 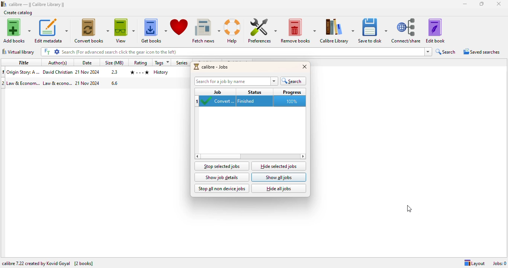 What do you see at coordinates (409, 209) in the screenshot?
I see `cursor` at bounding box center [409, 209].